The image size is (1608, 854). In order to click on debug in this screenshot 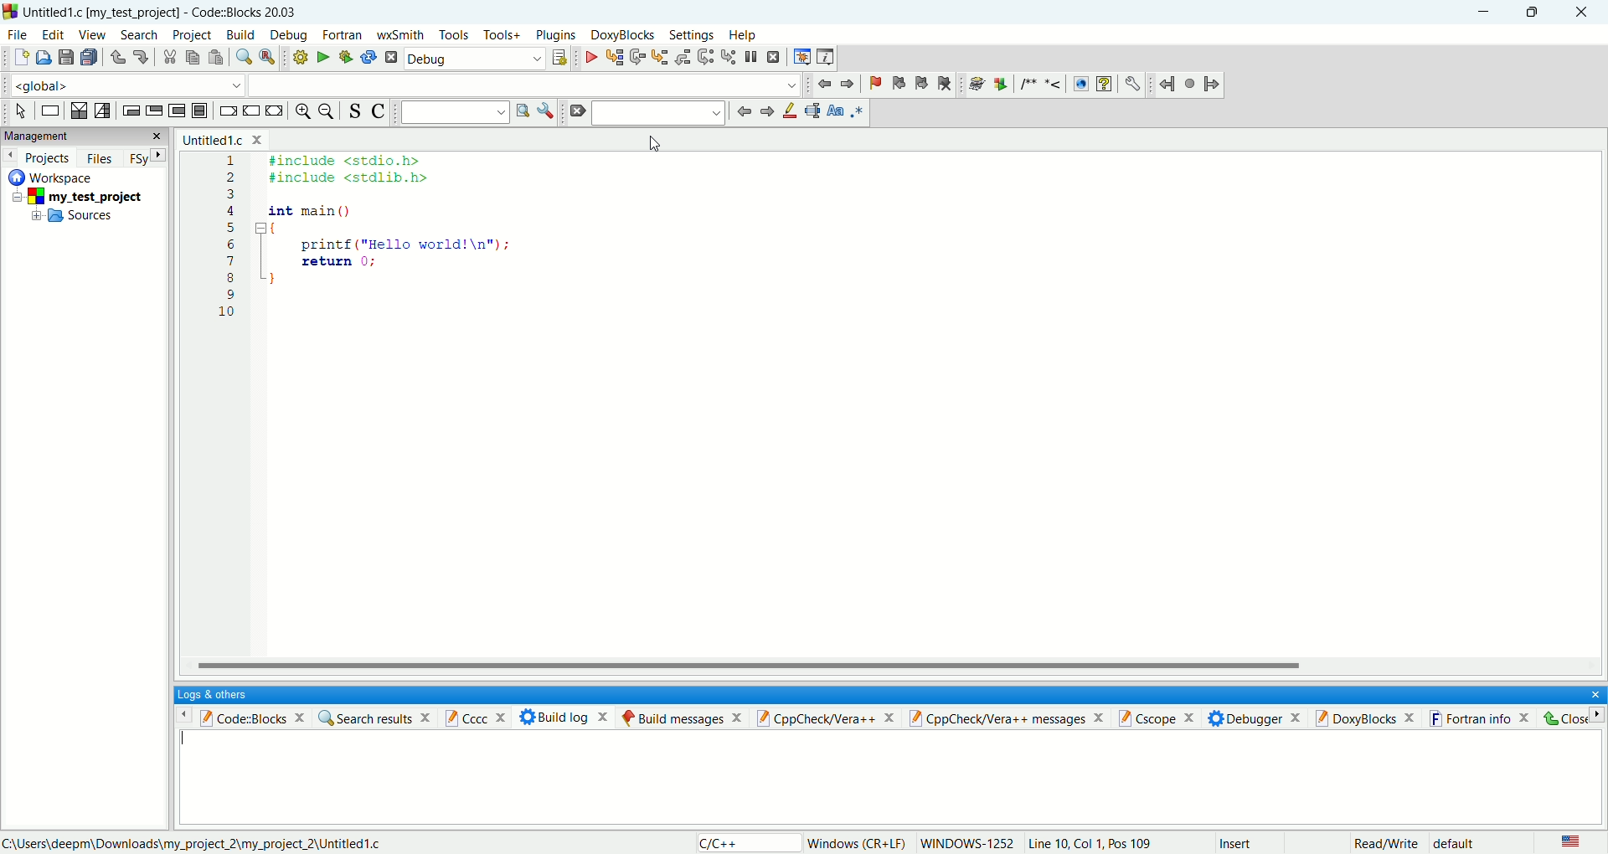, I will do `click(474, 60)`.